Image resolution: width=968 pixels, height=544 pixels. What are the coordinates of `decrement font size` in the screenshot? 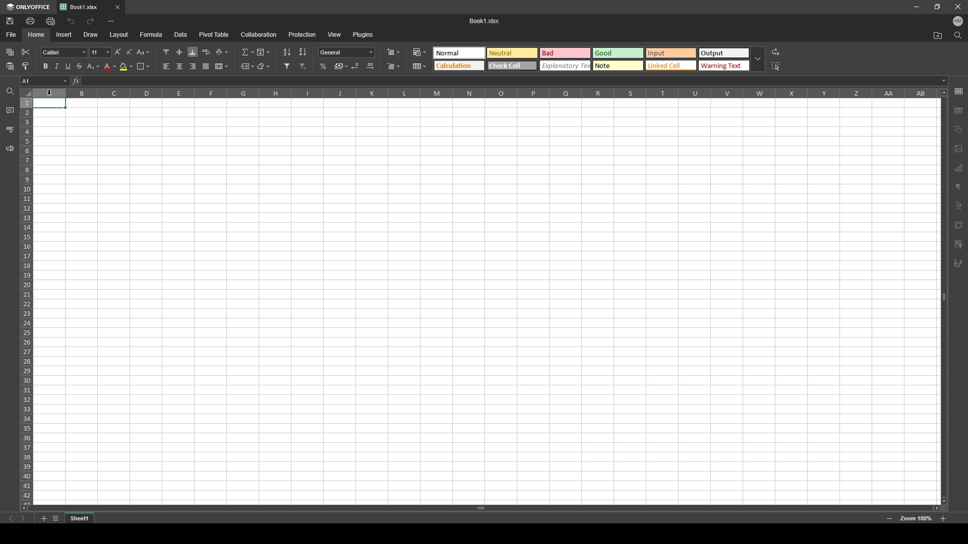 It's located at (129, 52).